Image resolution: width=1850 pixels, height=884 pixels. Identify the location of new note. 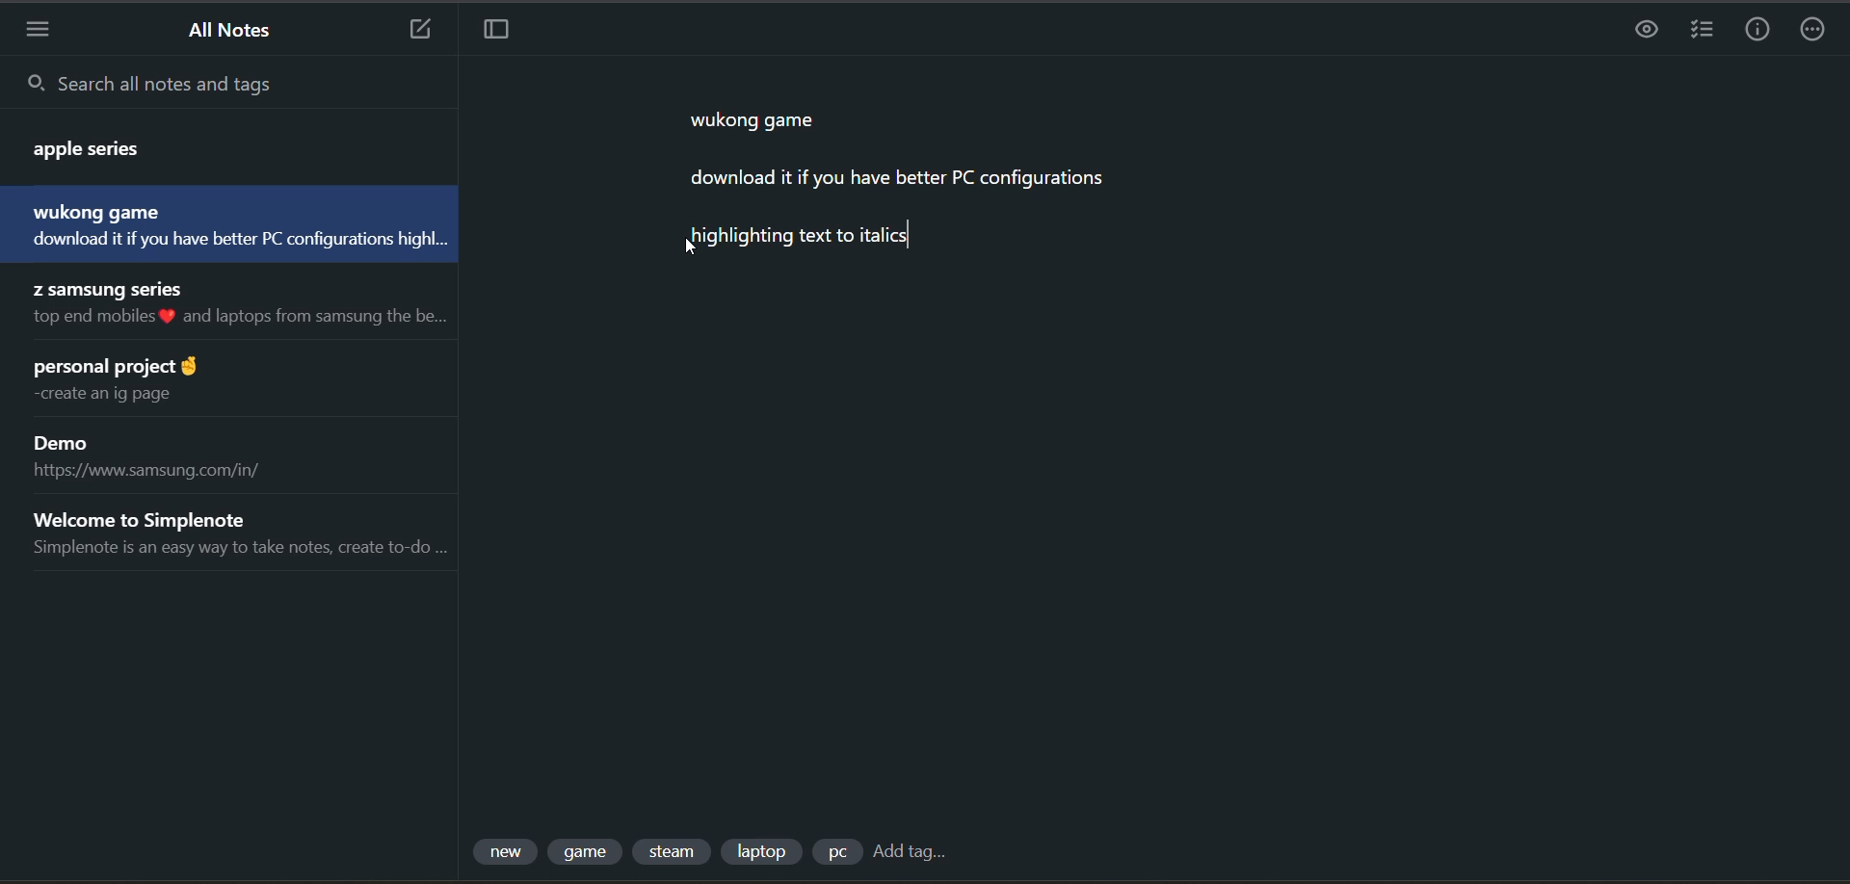
(419, 29).